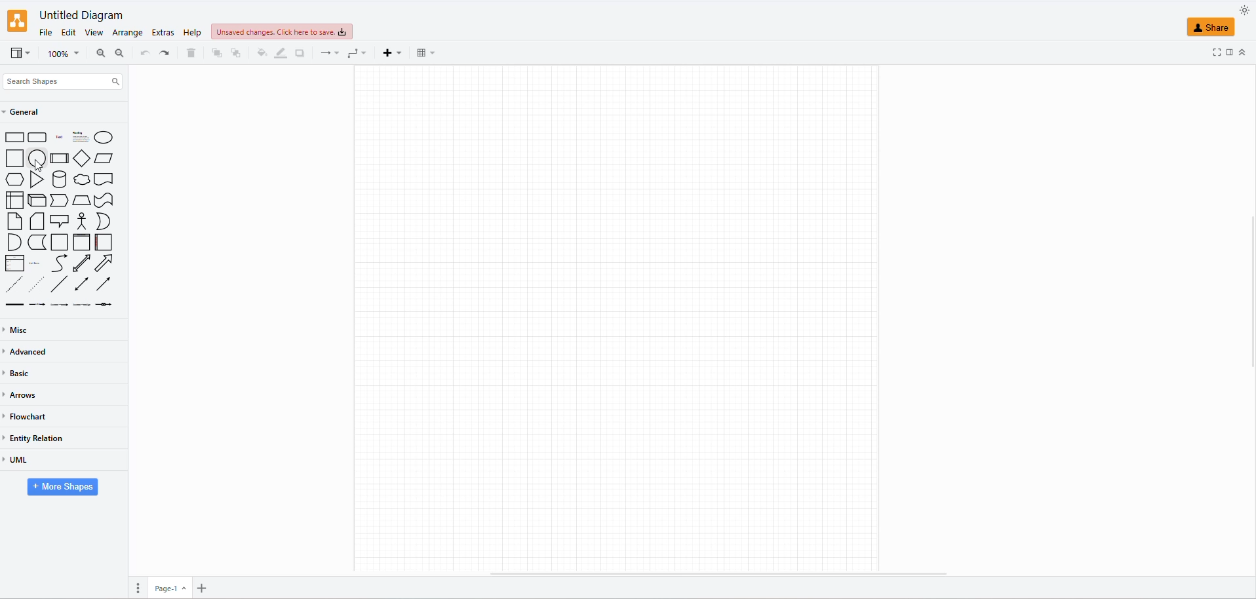 The height and width of the screenshot is (599, 1256). What do you see at coordinates (354, 56) in the screenshot?
I see `WAYPOINTS` at bounding box center [354, 56].